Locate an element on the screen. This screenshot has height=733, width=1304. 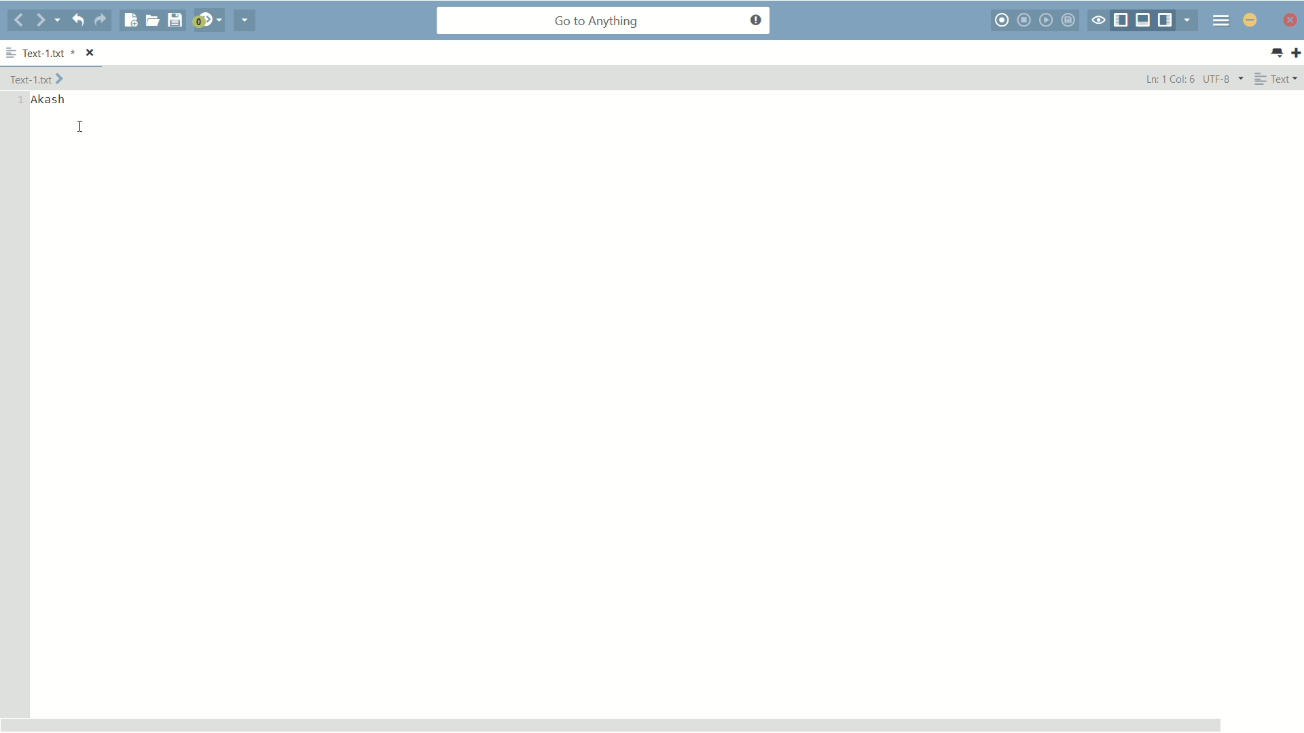
text-1 File is located at coordinates (38, 78).